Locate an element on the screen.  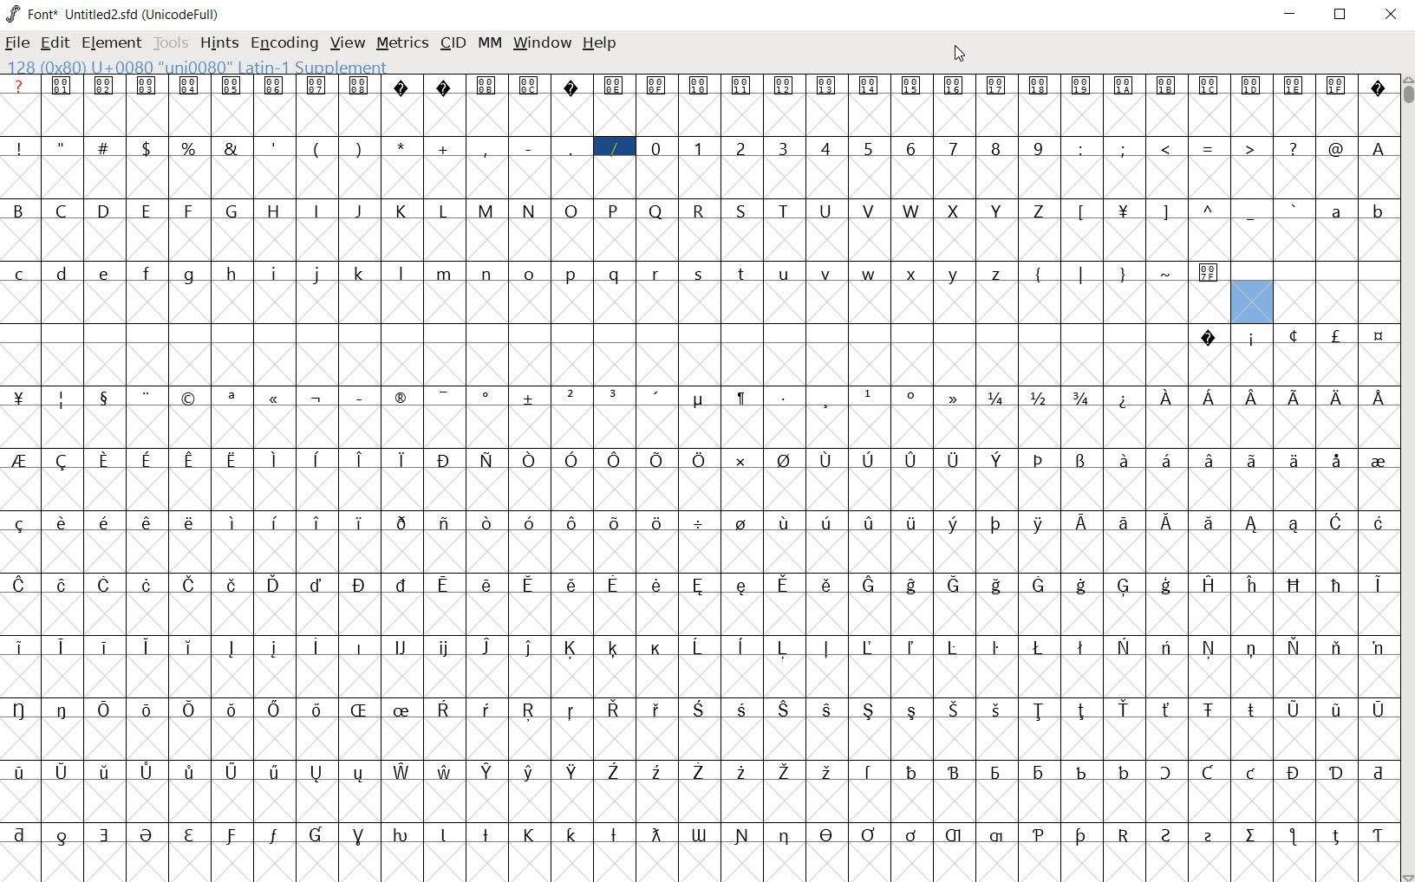
glyph is located at coordinates (953, 585).